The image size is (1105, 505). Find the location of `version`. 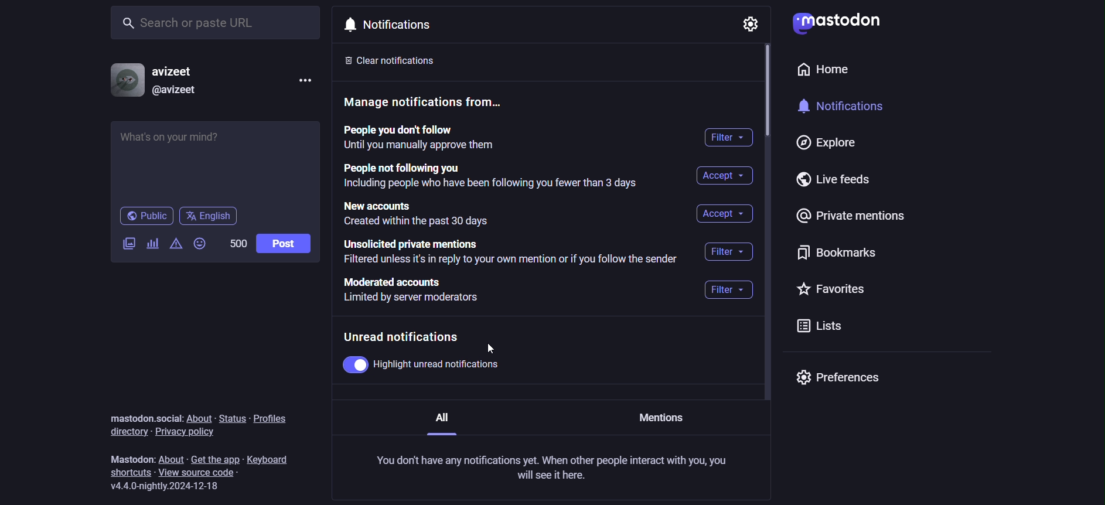

version is located at coordinates (166, 486).